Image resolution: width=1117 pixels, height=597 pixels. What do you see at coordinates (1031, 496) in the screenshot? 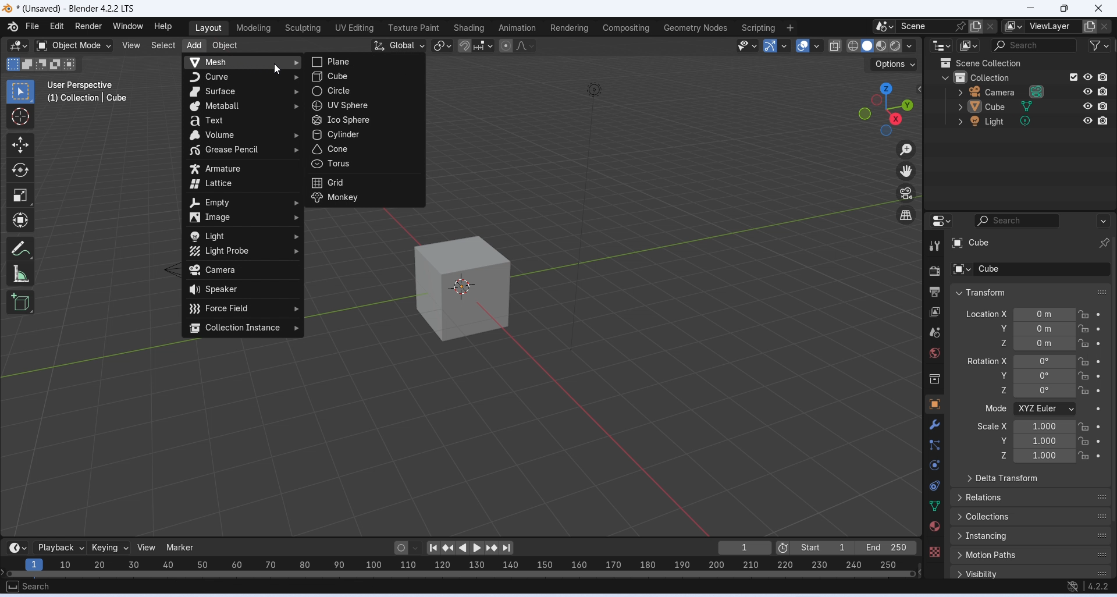
I see `relations` at bounding box center [1031, 496].